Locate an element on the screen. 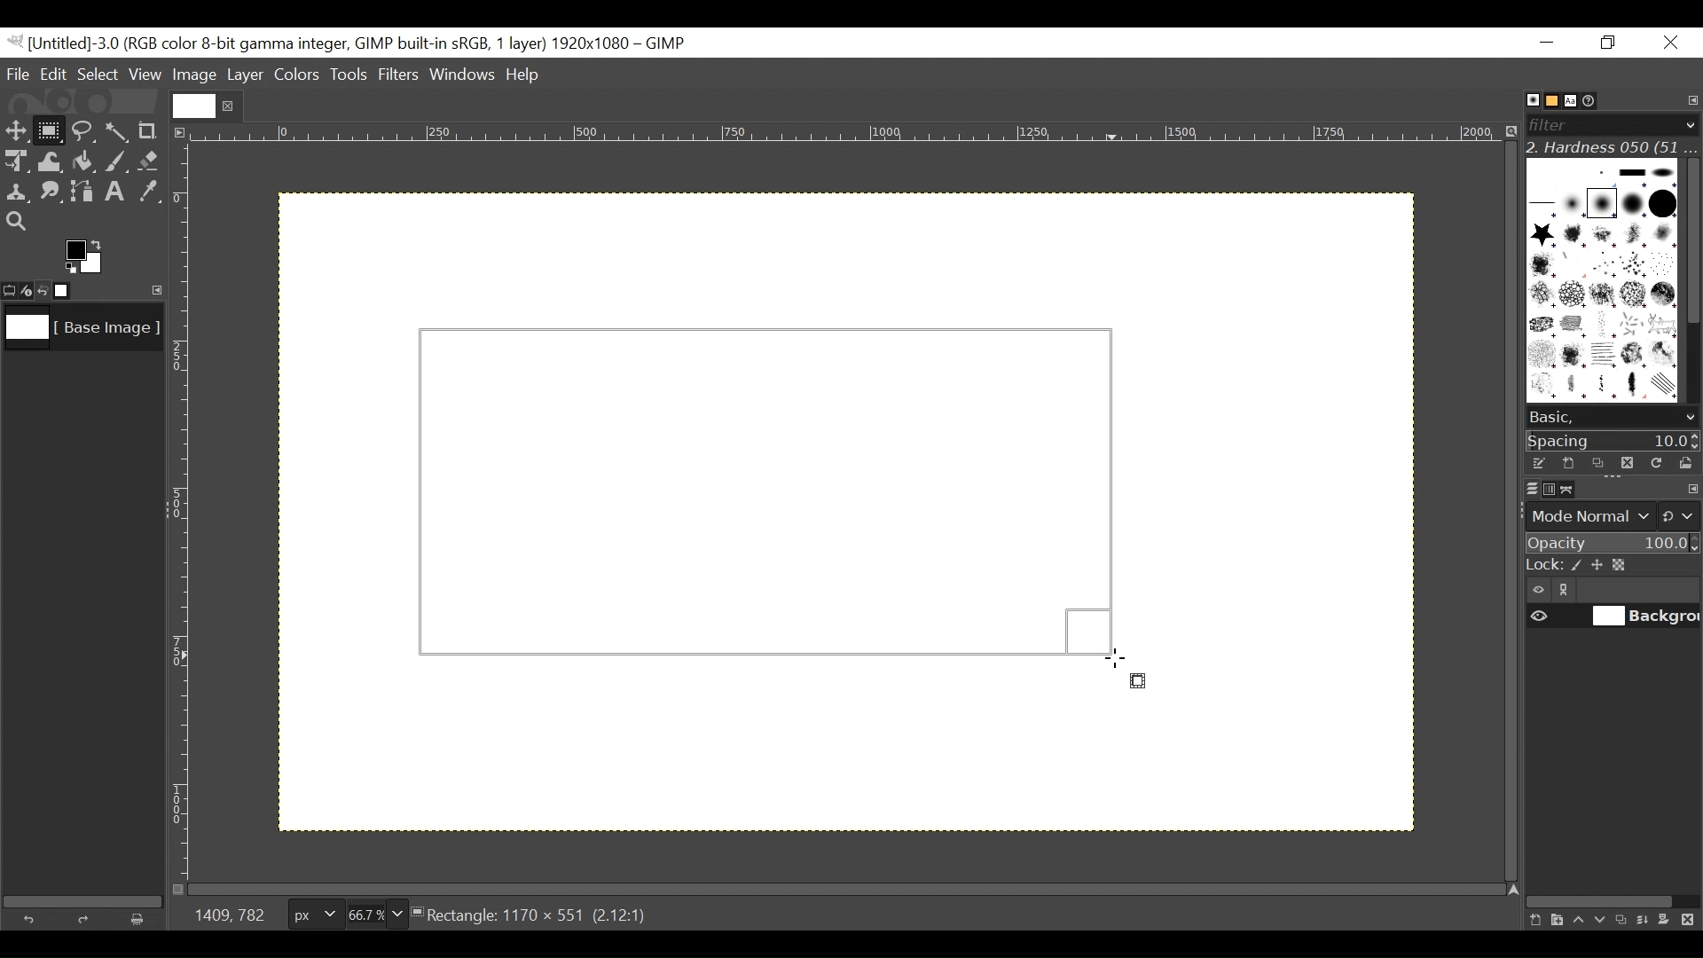  Background is located at coordinates (679, 416).